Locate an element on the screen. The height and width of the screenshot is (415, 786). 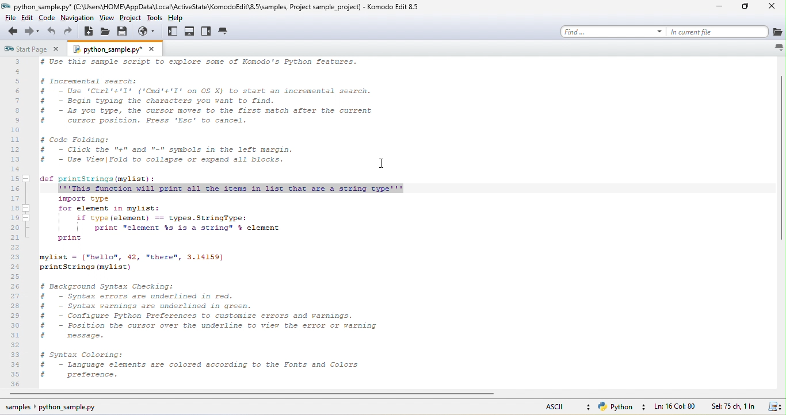
python is located at coordinates (620, 408).